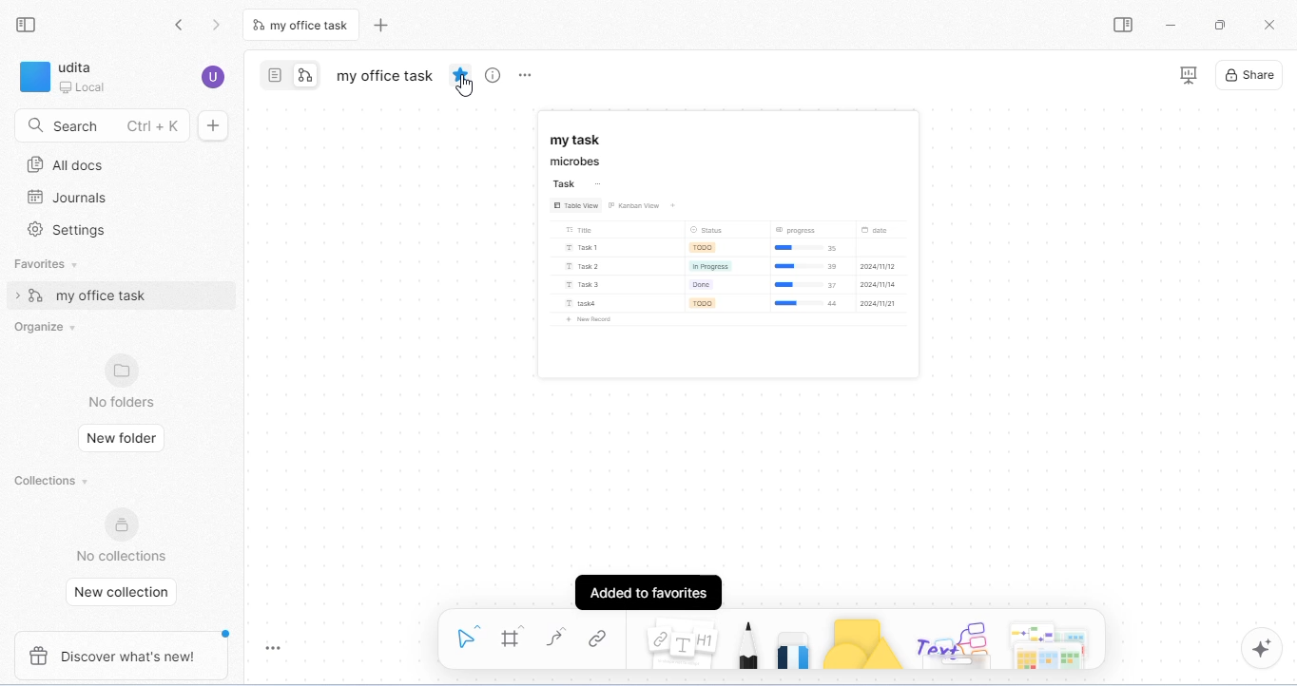  What do you see at coordinates (306, 75) in the screenshot?
I see `edgeless mode ` at bounding box center [306, 75].